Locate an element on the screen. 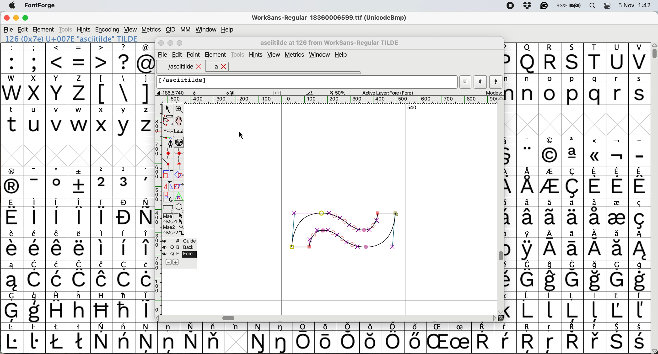  symbol is located at coordinates (460, 338).